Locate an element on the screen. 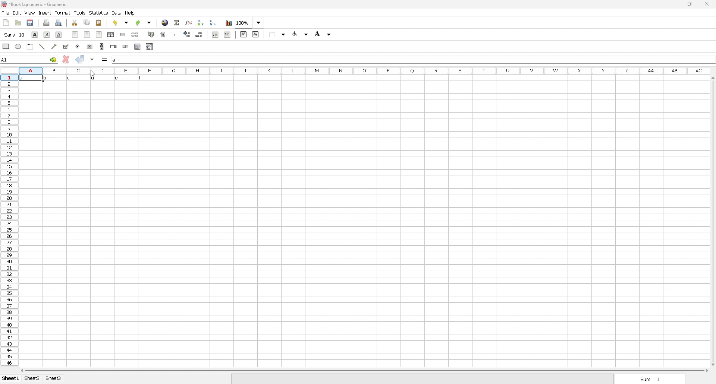 The image size is (716, 384). border is located at coordinates (278, 34).